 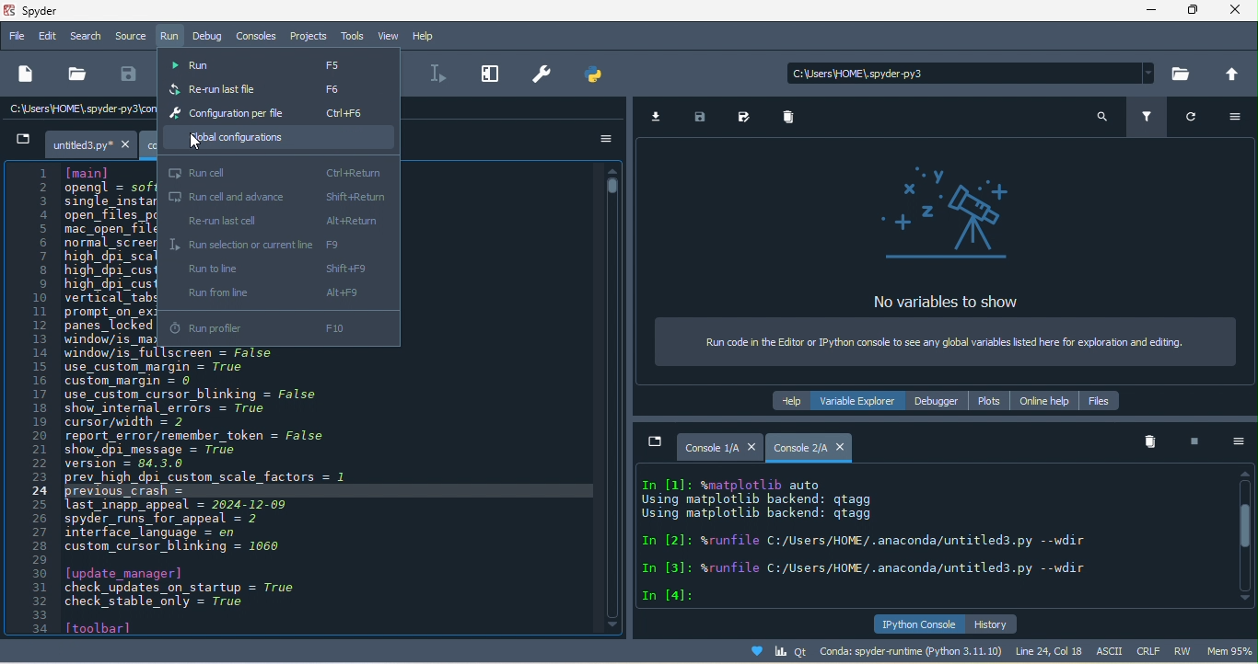 What do you see at coordinates (271, 270) in the screenshot?
I see `run to line` at bounding box center [271, 270].